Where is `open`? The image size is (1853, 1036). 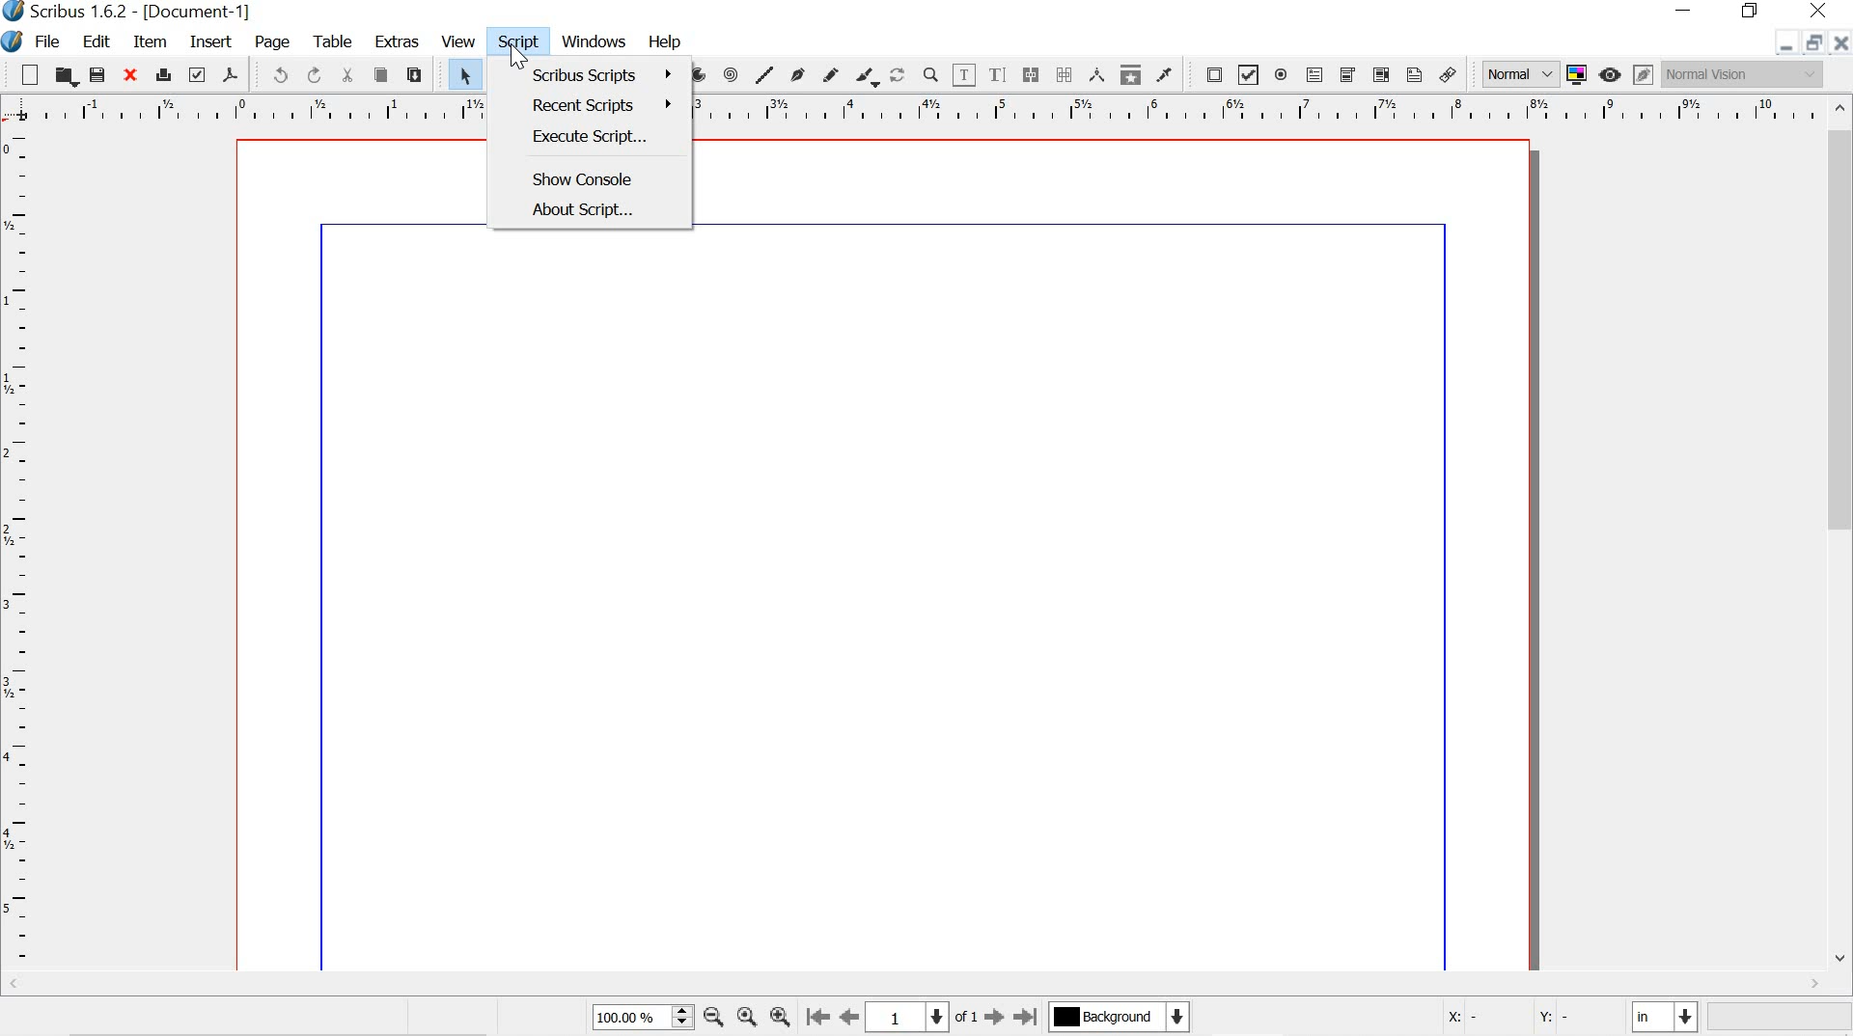 open is located at coordinates (66, 76).